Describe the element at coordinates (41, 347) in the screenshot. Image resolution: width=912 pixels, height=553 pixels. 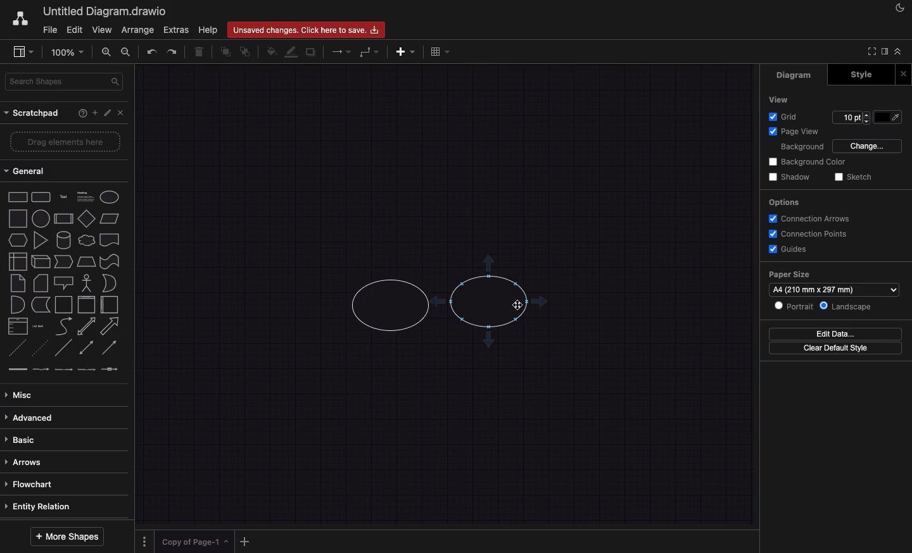
I see `dotted line` at that location.